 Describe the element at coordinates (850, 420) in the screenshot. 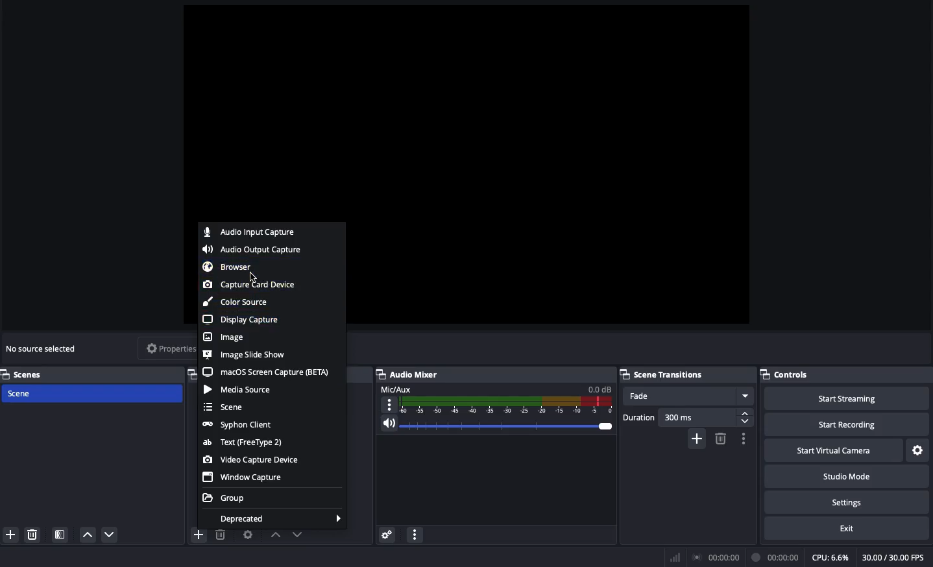

I see `Start recording` at that location.